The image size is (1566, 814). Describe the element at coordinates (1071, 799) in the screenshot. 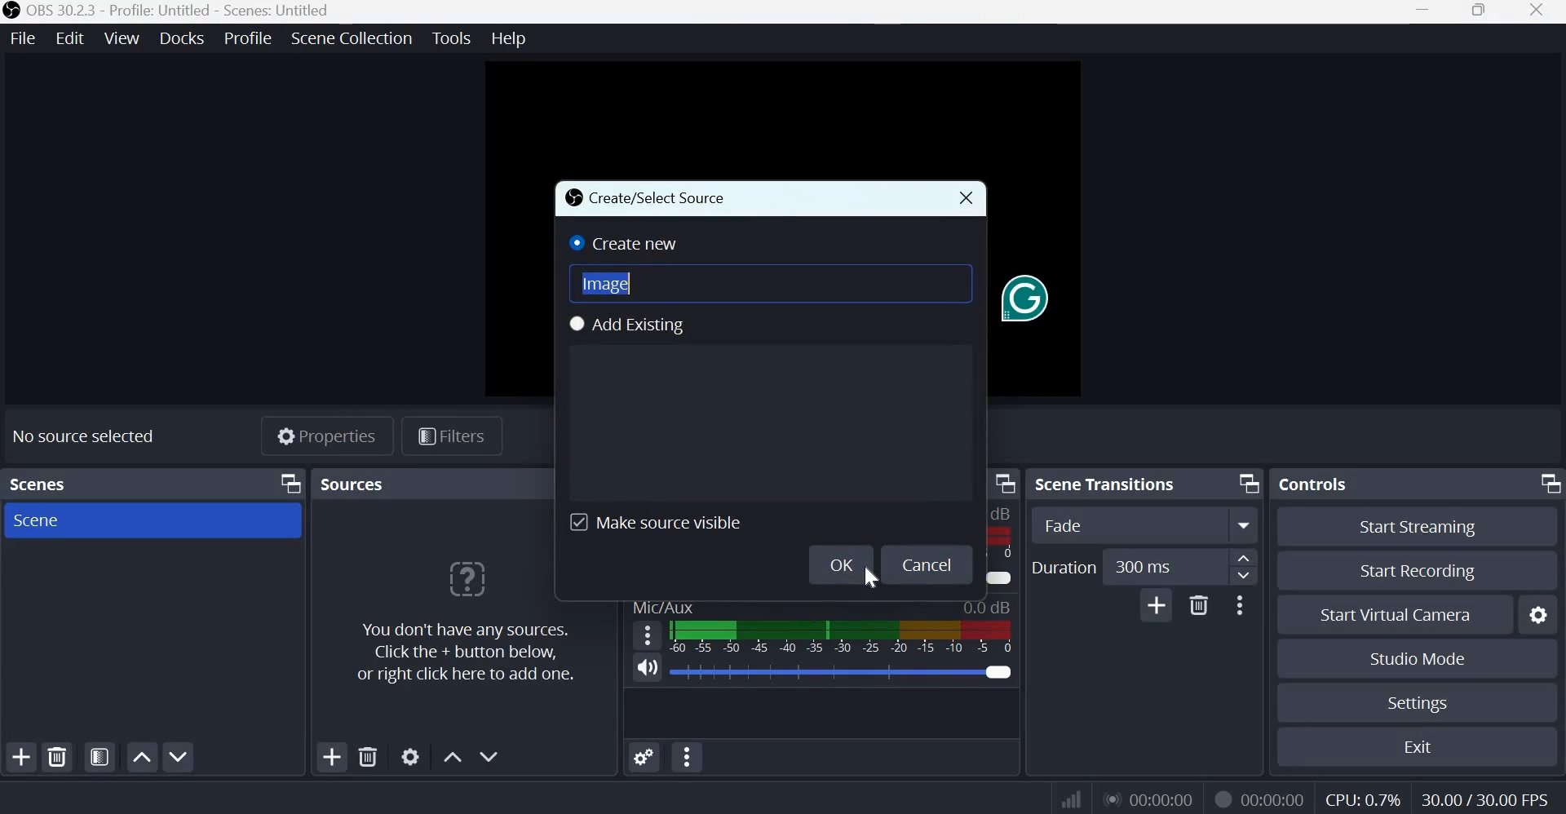

I see `Connection Status Indicator` at that location.